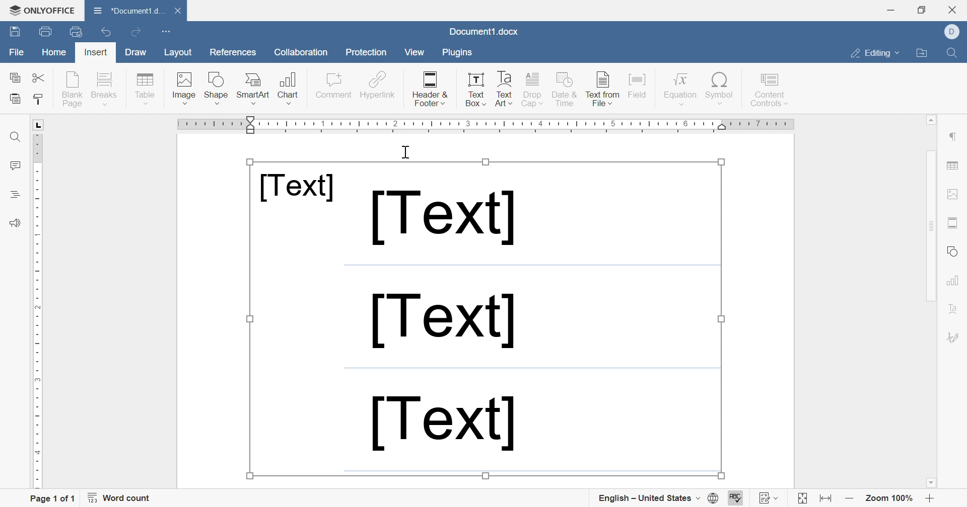  I want to click on Cut, so click(40, 77).